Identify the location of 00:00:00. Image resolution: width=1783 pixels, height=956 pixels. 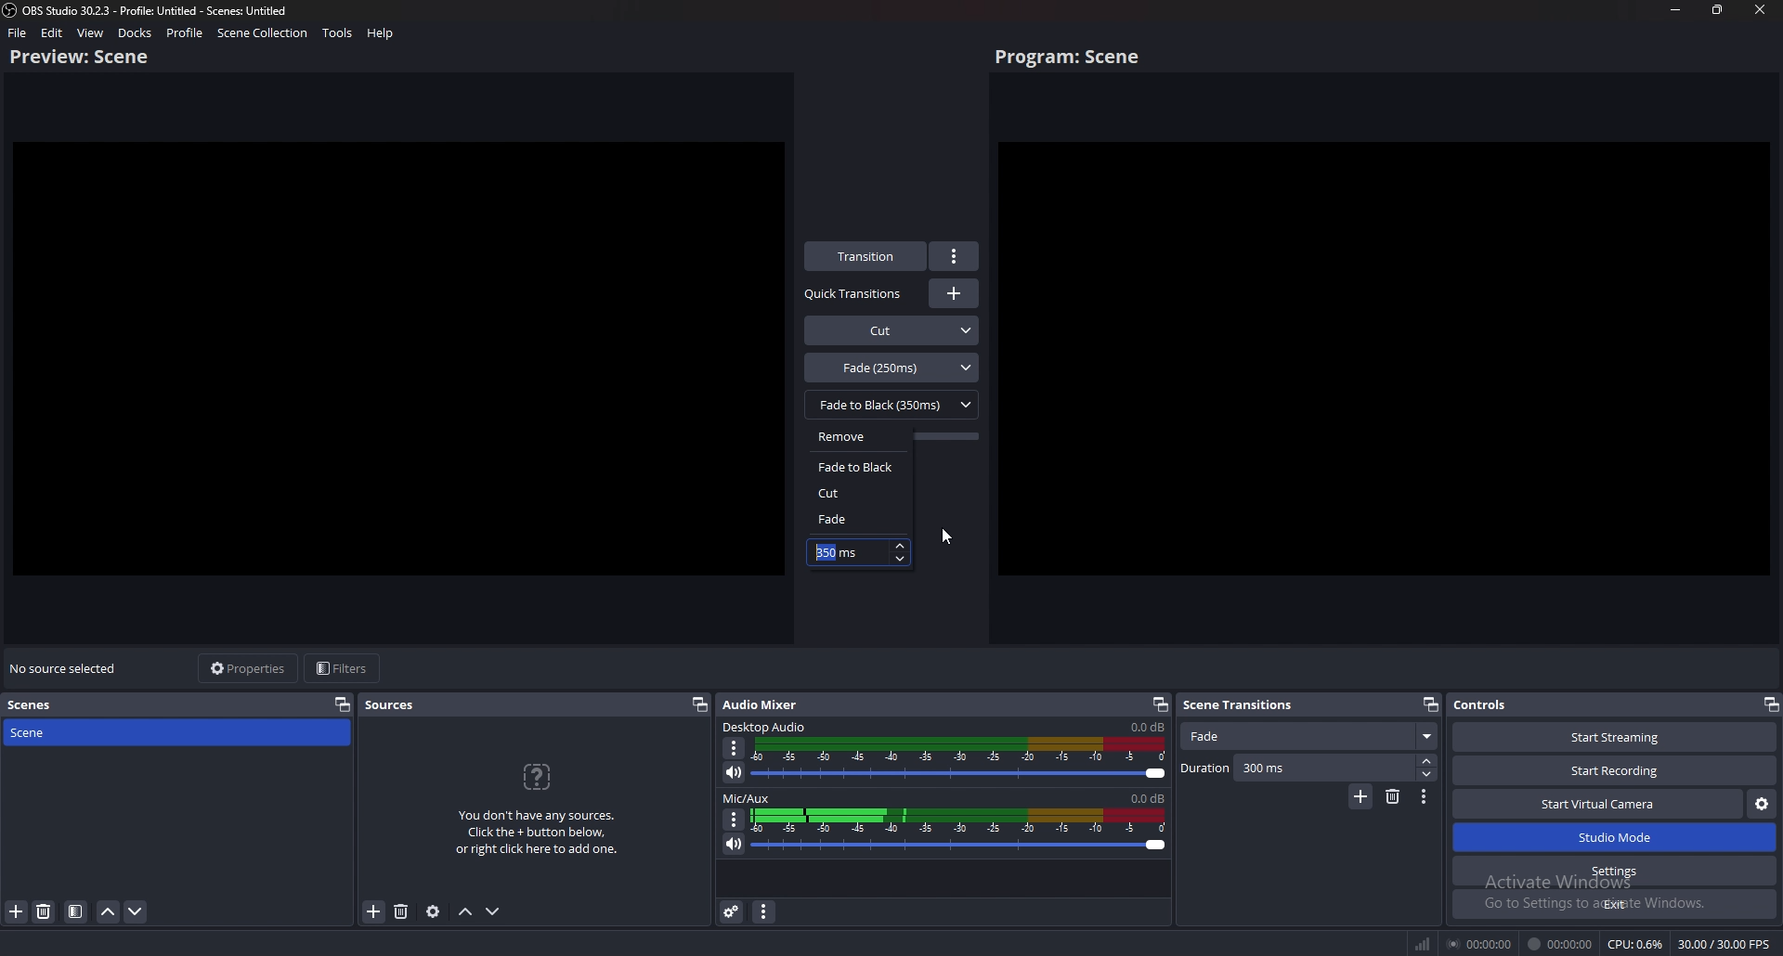
(1477, 945).